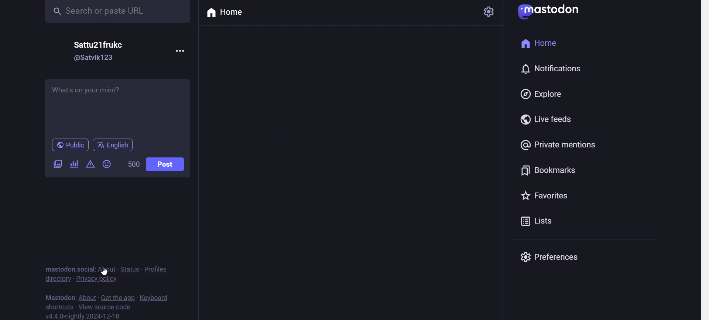 This screenshot has width=709, height=320. What do you see at coordinates (550, 13) in the screenshot?
I see `Mastodon logo` at bounding box center [550, 13].